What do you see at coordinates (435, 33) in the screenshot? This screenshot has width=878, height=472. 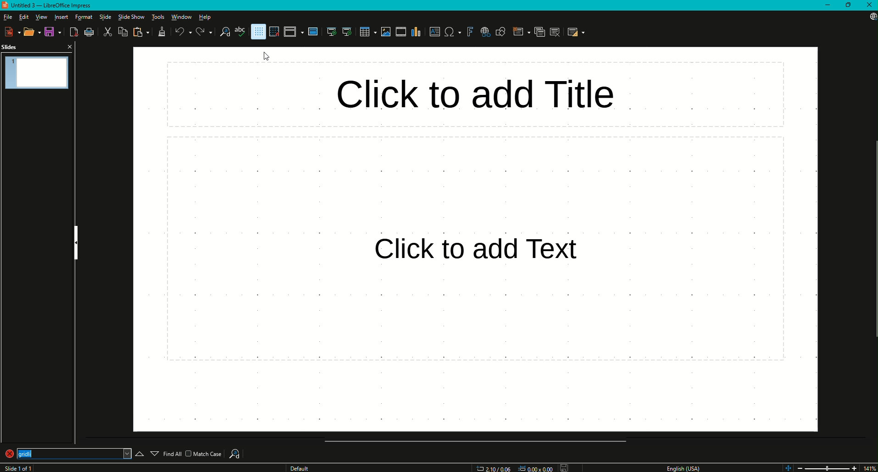 I see `Insert textbox` at bounding box center [435, 33].